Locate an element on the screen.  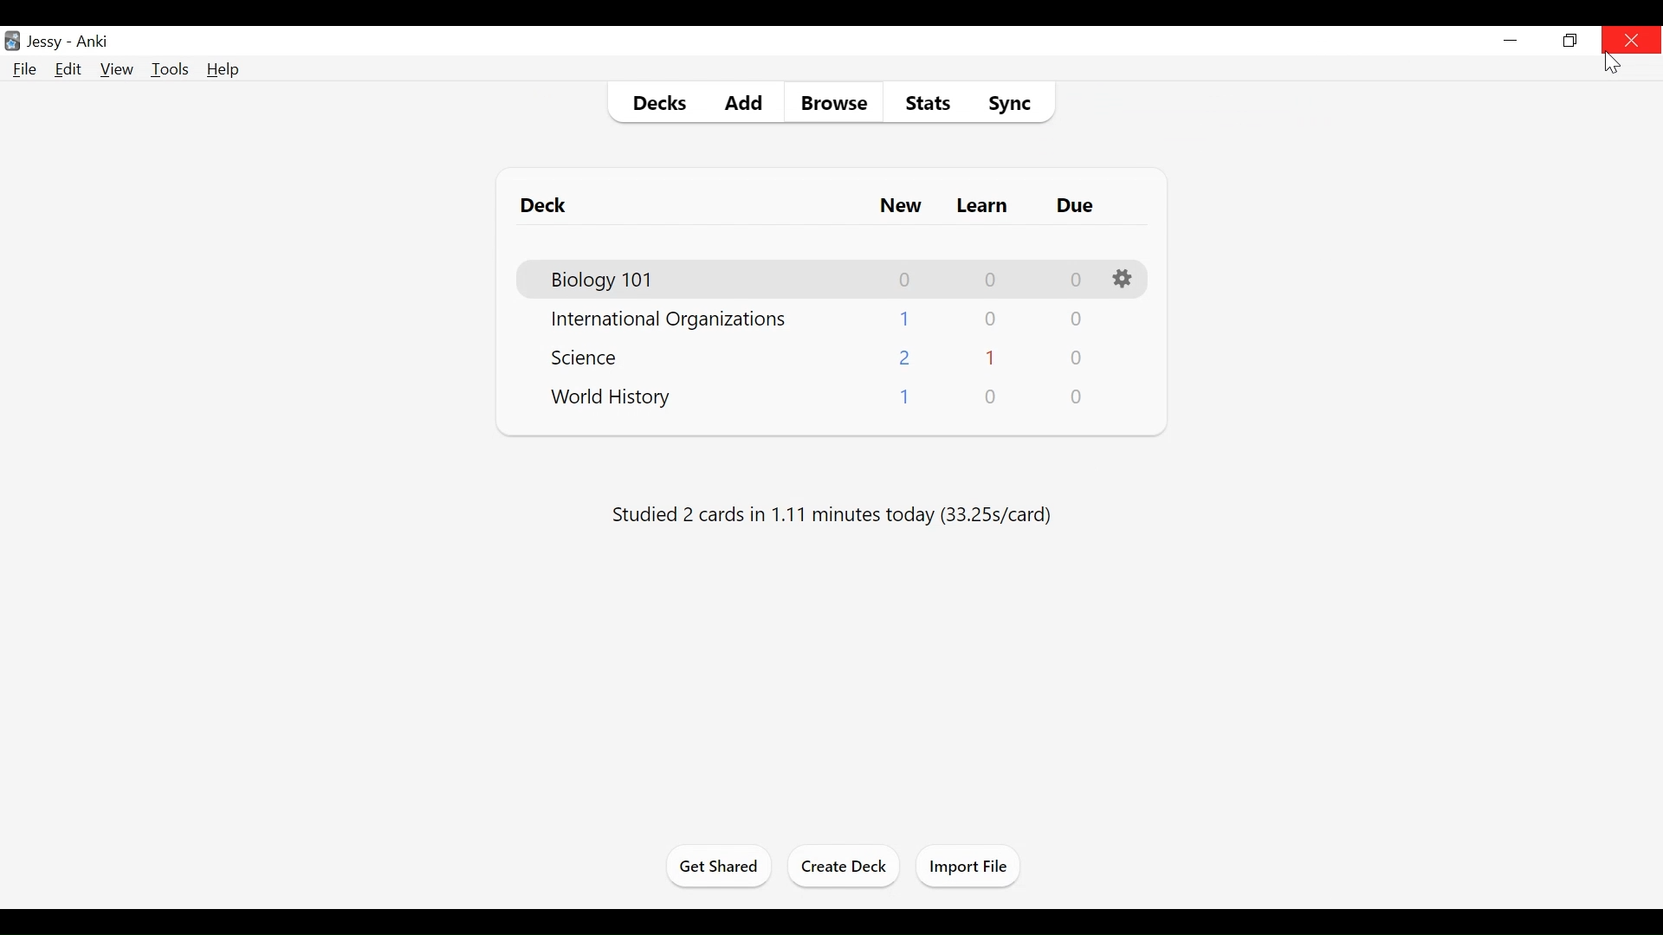
Anki Desktop icon is located at coordinates (12, 42).